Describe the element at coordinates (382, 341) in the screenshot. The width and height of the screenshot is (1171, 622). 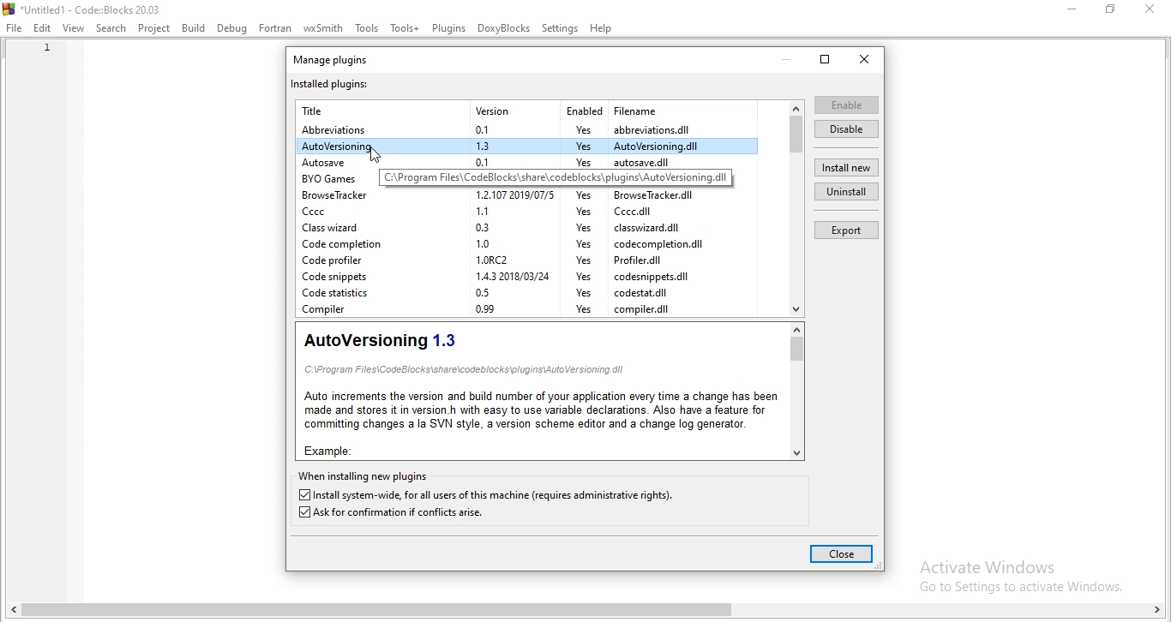
I see `AutoVersioning 1.3` at that location.